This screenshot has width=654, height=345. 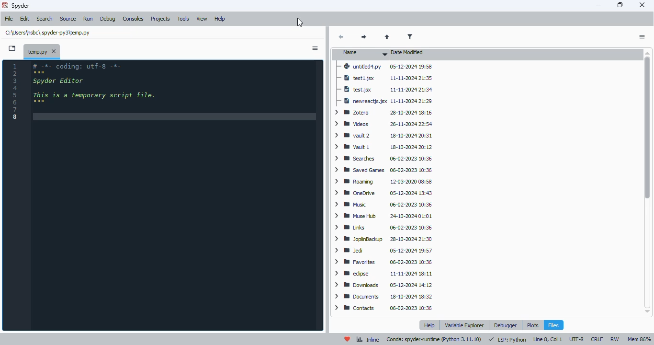 What do you see at coordinates (533, 324) in the screenshot?
I see `plots` at bounding box center [533, 324].